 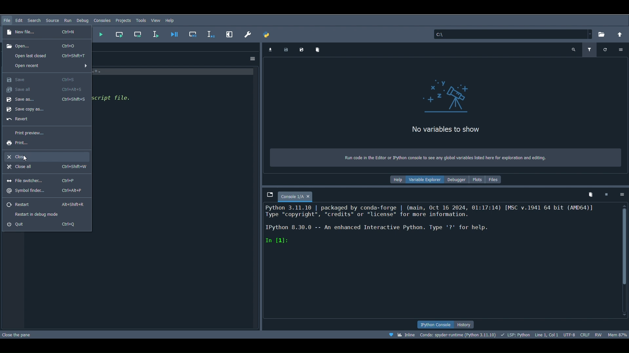 What do you see at coordinates (194, 33) in the screenshot?
I see `Debug cell` at bounding box center [194, 33].